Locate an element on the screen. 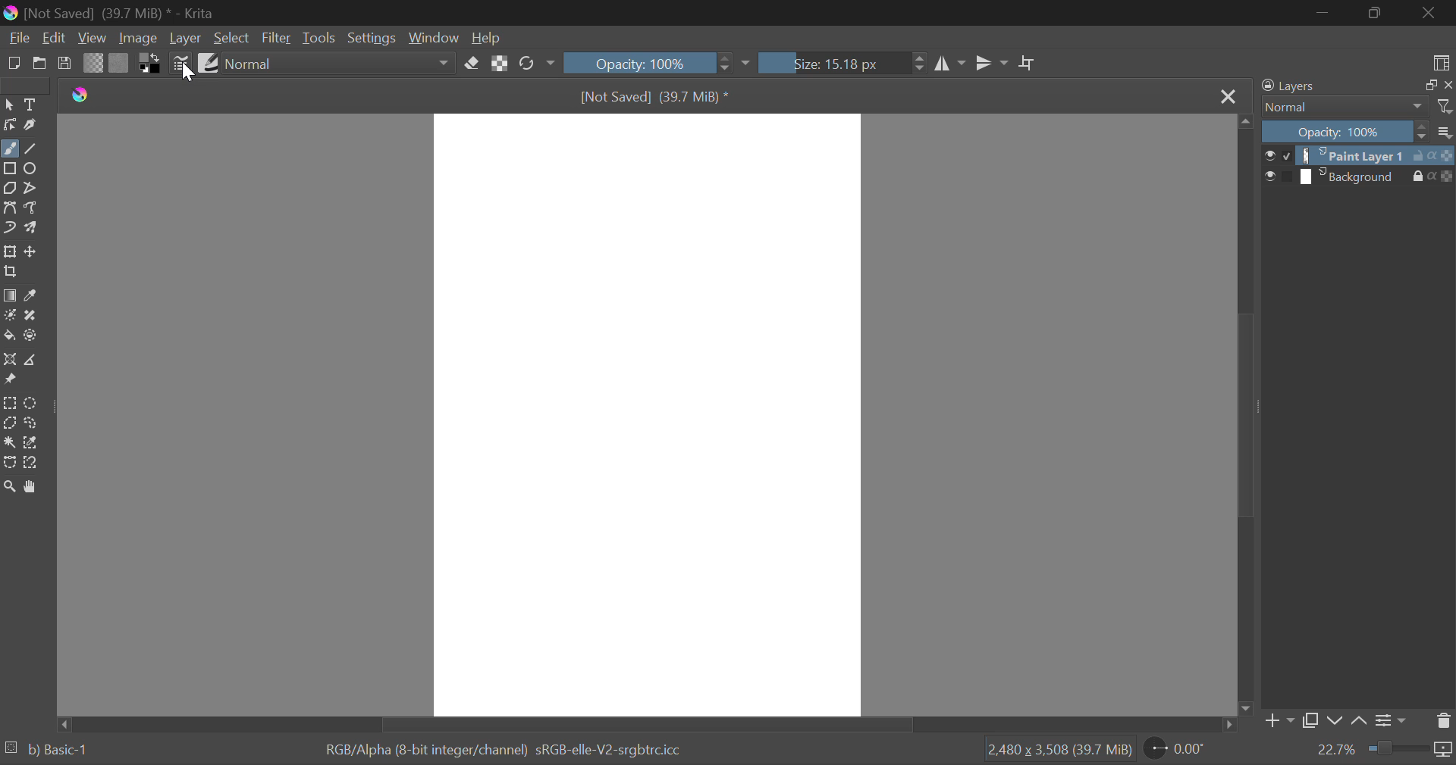 This screenshot has width=1456, height=765. Continuous Selection is located at coordinates (9, 443).